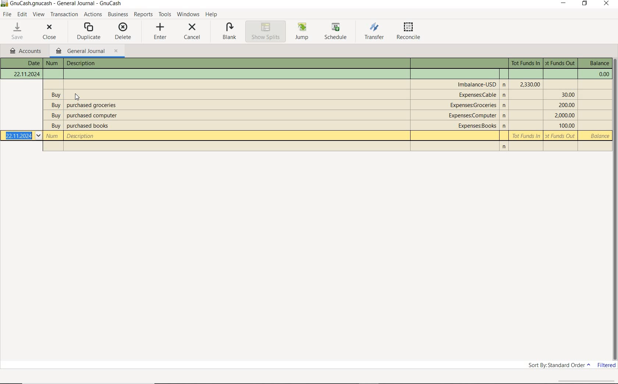 The image size is (618, 384). What do you see at coordinates (38, 15) in the screenshot?
I see `VIEW` at bounding box center [38, 15].